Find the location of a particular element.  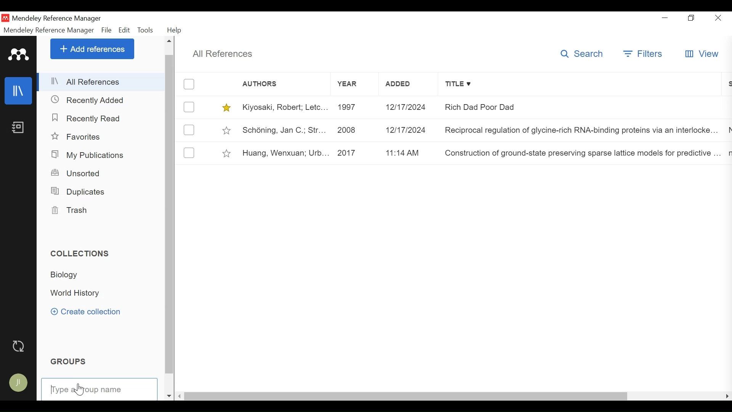

Recently Added is located at coordinates (88, 118).